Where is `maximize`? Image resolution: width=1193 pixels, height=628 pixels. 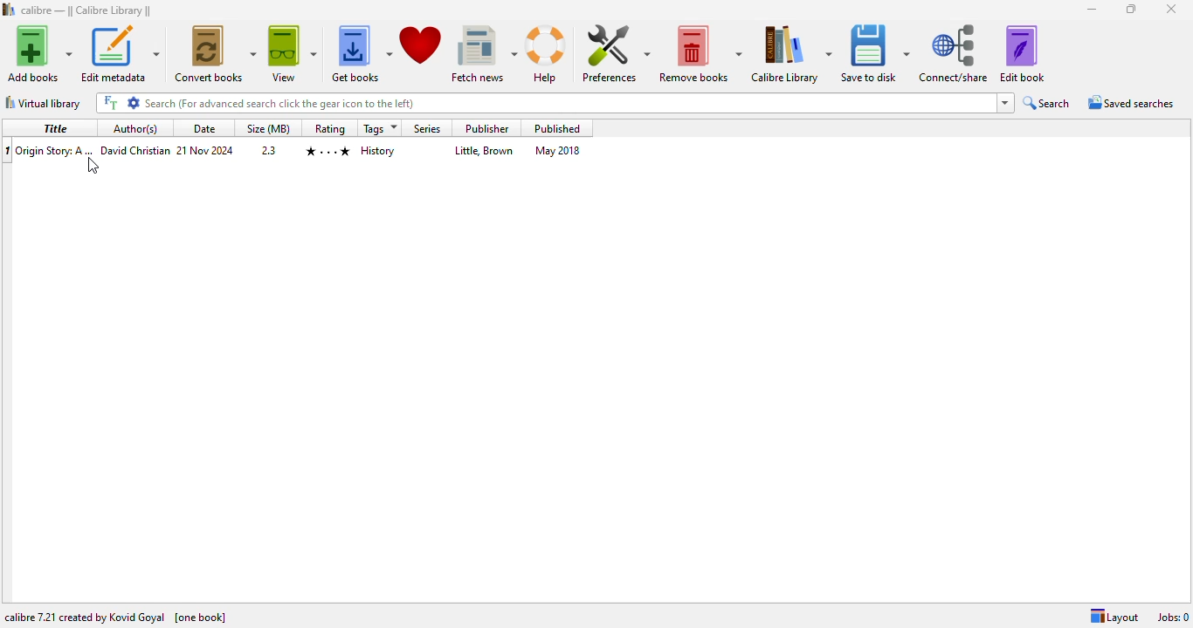 maximize is located at coordinates (1132, 9).